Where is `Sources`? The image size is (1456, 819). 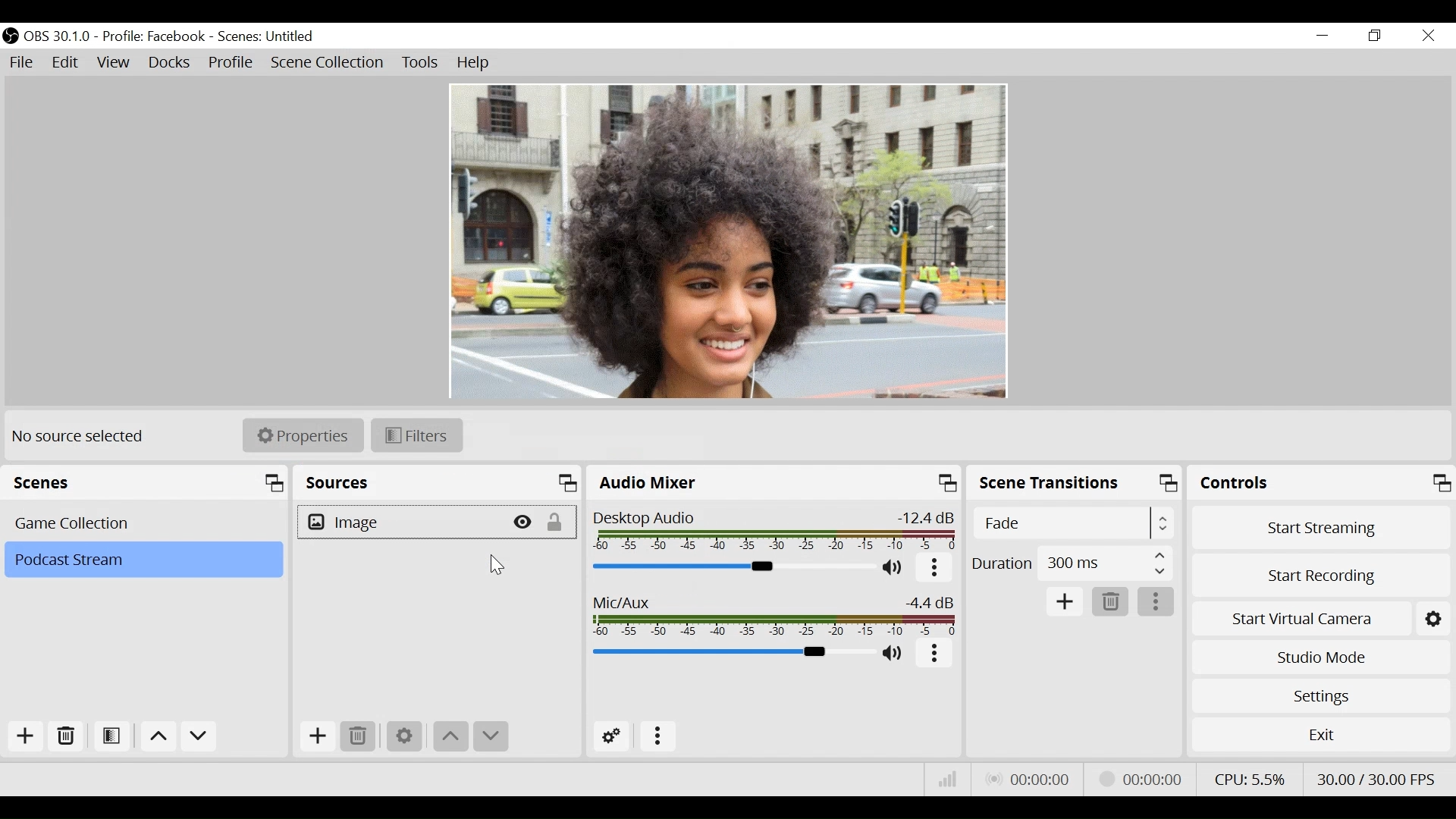
Sources is located at coordinates (438, 482).